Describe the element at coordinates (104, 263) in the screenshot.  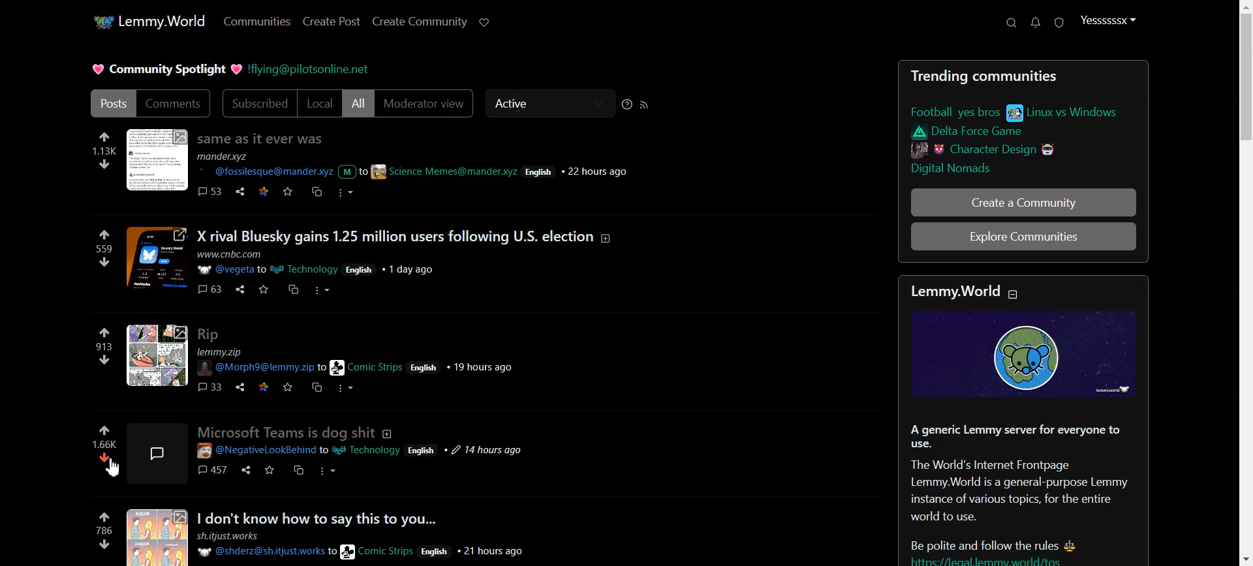
I see `down` at that location.